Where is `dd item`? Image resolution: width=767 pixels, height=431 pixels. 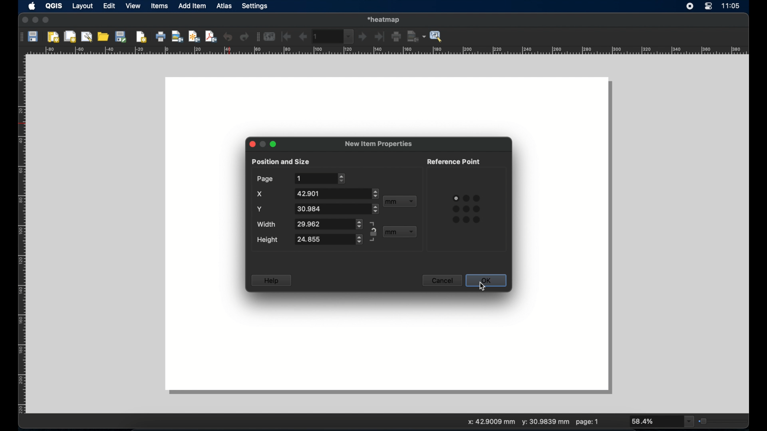 dd item is located at coordinates (193, 7).